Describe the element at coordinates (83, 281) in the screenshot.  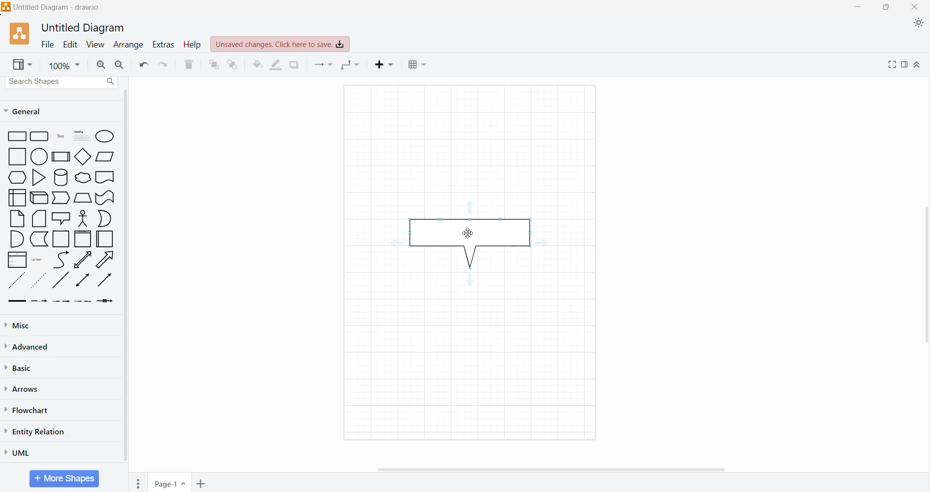
I see `Double Arrow ` at that location.